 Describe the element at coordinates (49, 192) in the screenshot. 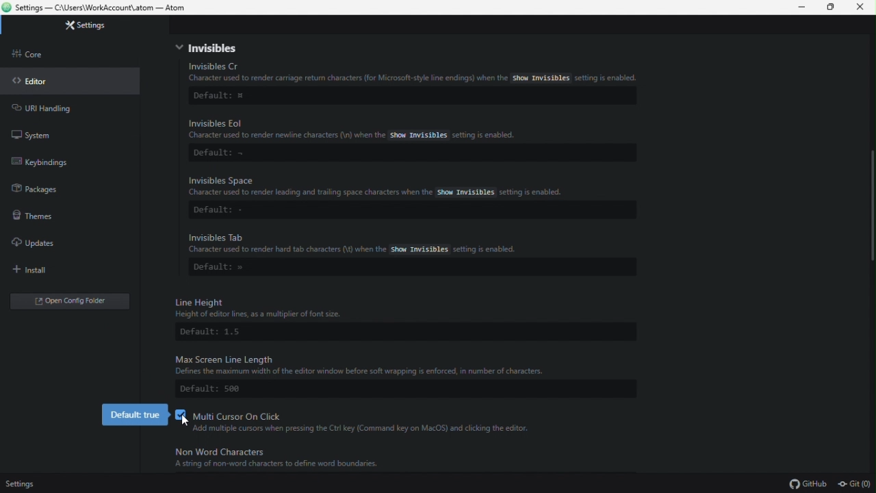

I see `Package` at that location.